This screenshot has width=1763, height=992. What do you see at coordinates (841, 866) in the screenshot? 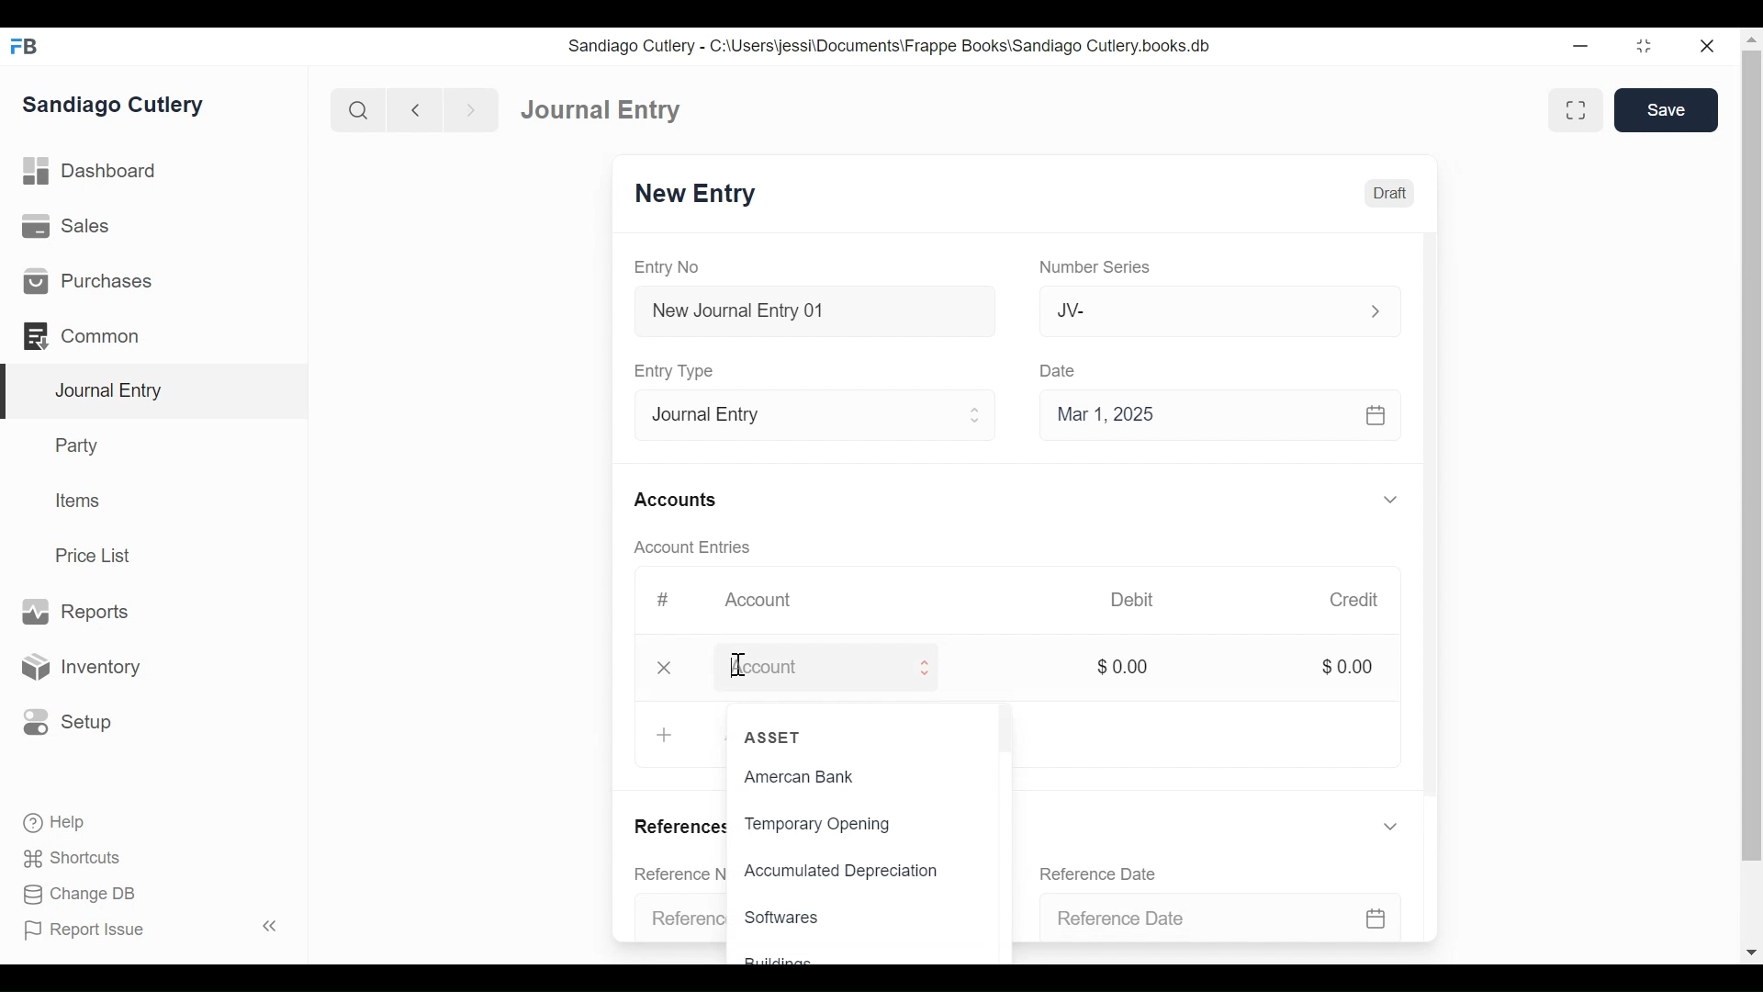
I see `accumulated Depreciation` at bounding box center [841, 866].